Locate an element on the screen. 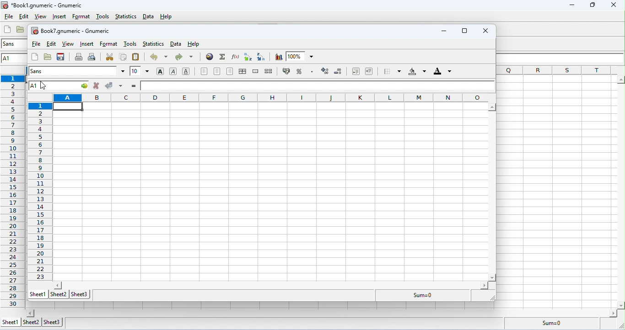 This screenshot has width=625, height=330. minimize is located at coordinates (571, 6).